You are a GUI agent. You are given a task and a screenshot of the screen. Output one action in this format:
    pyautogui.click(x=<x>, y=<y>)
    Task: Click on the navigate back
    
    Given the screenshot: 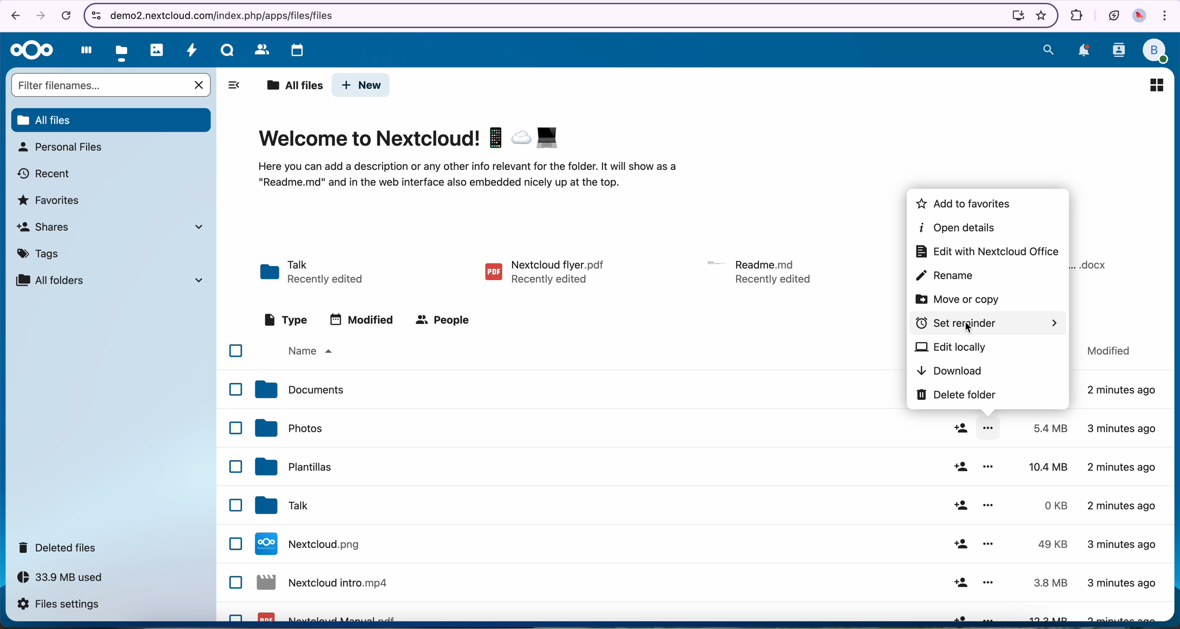 What is the action you would take?
    pyautogui.click(x=13, y=17)
    